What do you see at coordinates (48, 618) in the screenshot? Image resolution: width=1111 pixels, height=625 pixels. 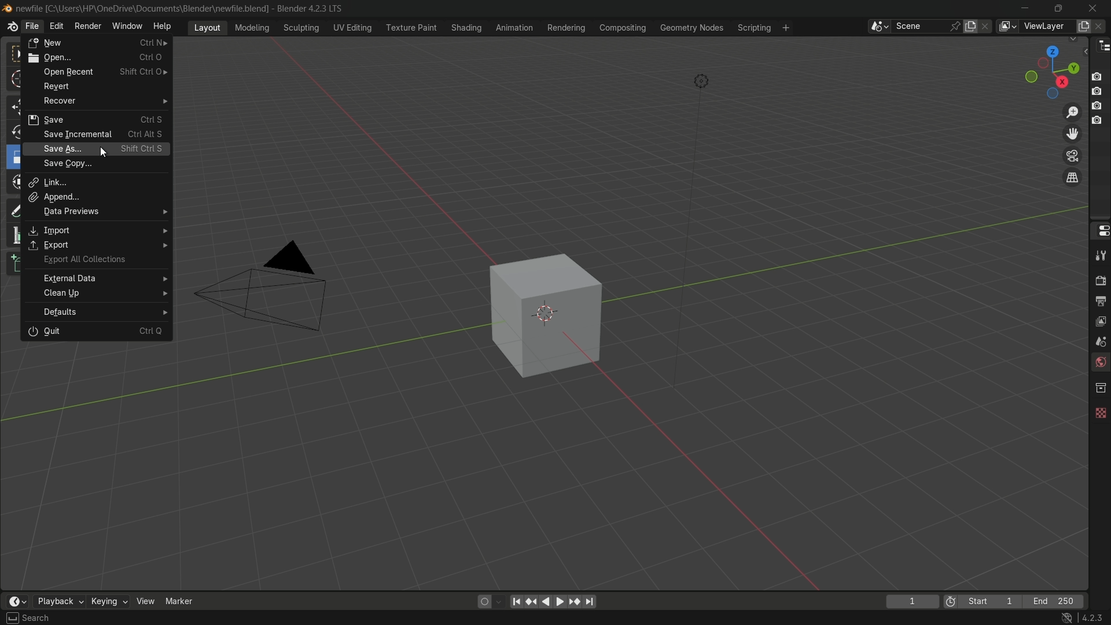 I see `Select` at bounding box center [48, 618].